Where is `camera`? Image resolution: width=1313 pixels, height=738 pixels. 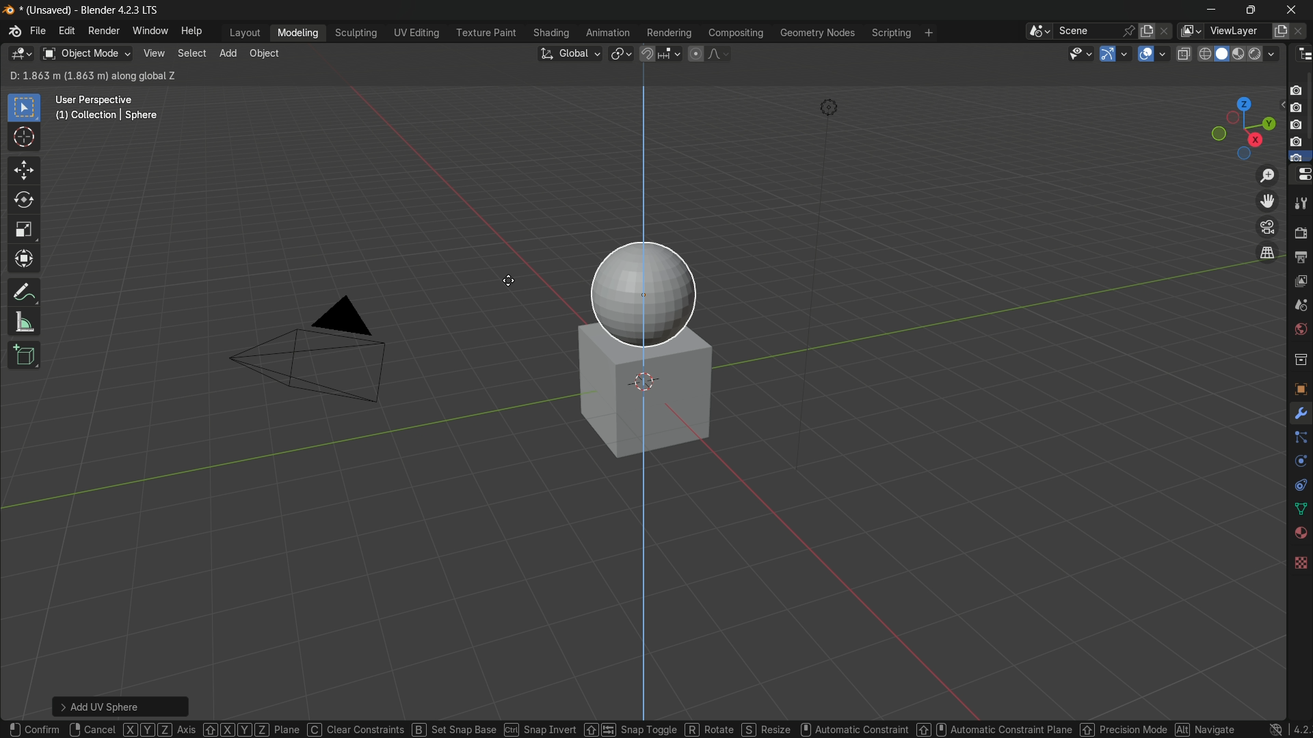
camera is located at coordinates (1299, 120).